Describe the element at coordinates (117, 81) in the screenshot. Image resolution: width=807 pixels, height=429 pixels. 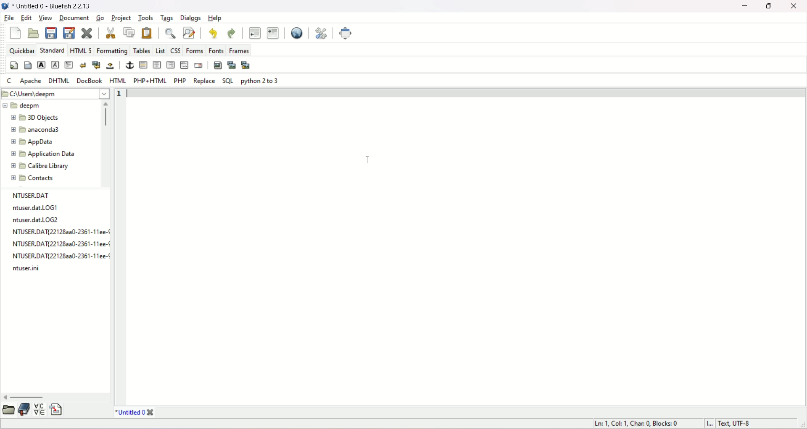
I see `HTML` at that location.